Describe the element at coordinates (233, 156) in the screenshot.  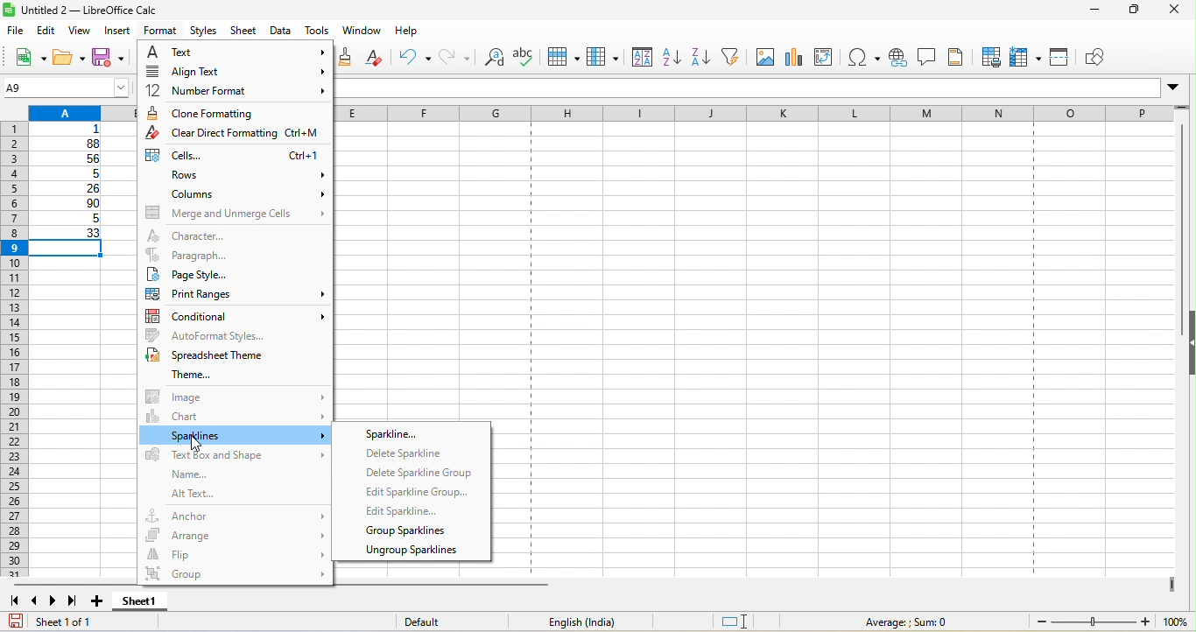
I see `cells Ctrl+1` at that location.